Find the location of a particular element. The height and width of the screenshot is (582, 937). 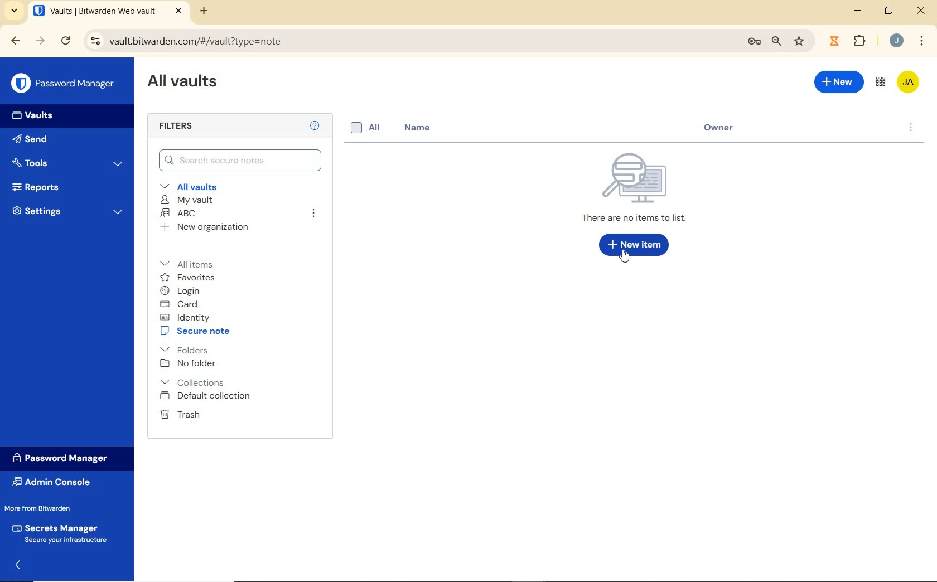

All vaults is located at coordinates (190, 186).